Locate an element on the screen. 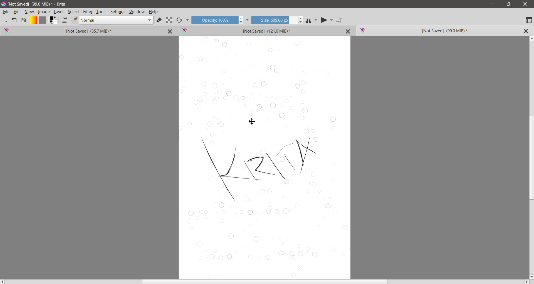 Image resolution: width=534 pixels, height=284 pixels. Wrap Around Mode is located at coordinates (340, 20).